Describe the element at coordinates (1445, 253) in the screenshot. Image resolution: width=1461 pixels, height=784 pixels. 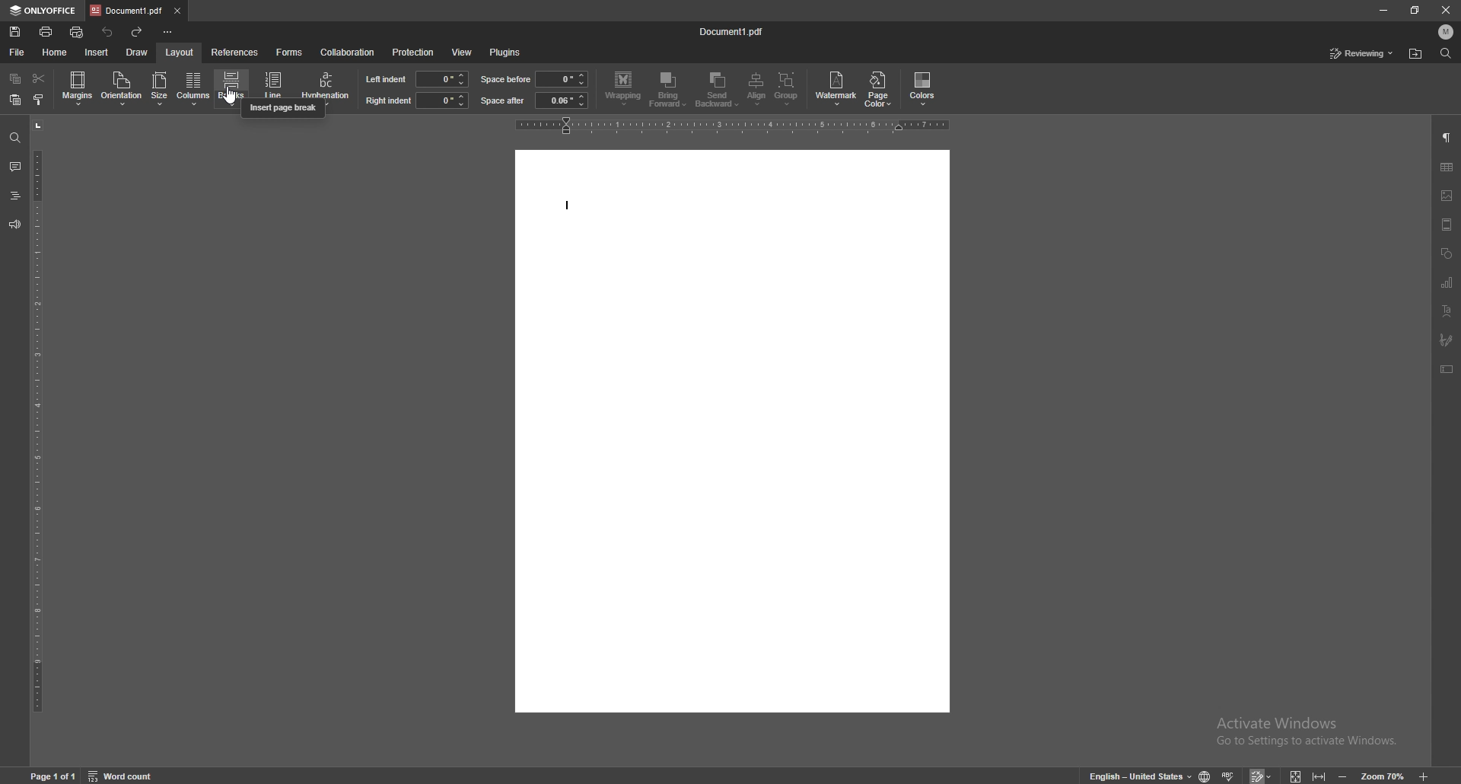
I see `shapes` at that location.